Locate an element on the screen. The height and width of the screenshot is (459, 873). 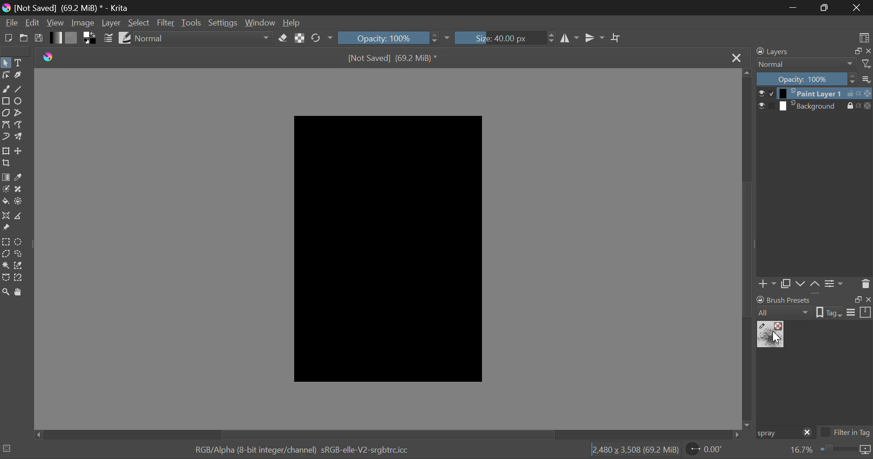
Pan is located at coordinates (20, 293).